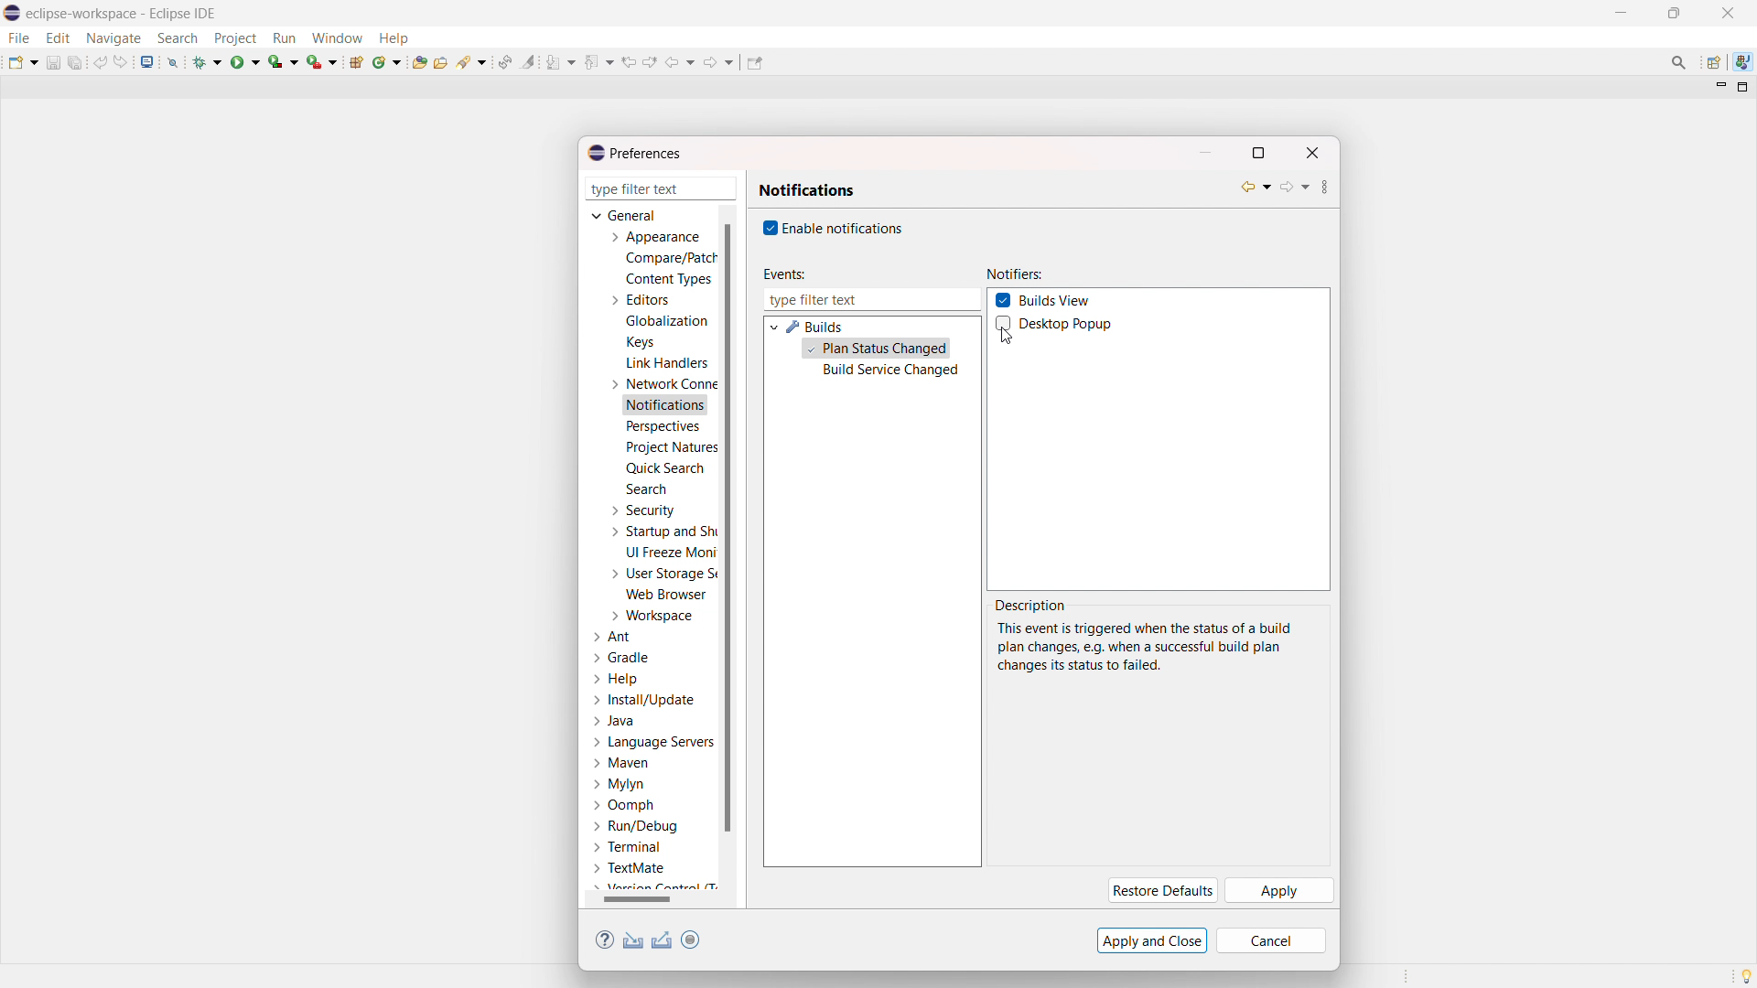  I want to click on logo, so click(13, 14).